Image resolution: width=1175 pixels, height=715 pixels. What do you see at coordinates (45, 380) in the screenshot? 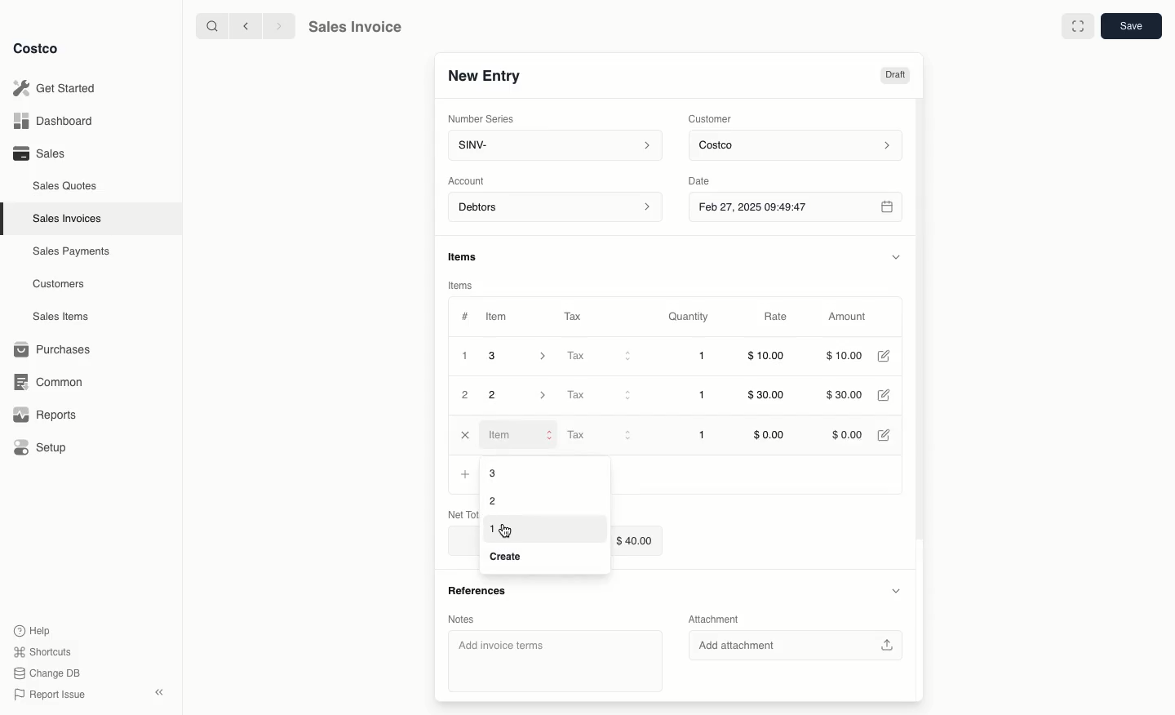
I see `Common` at bounding box center [45, 380].